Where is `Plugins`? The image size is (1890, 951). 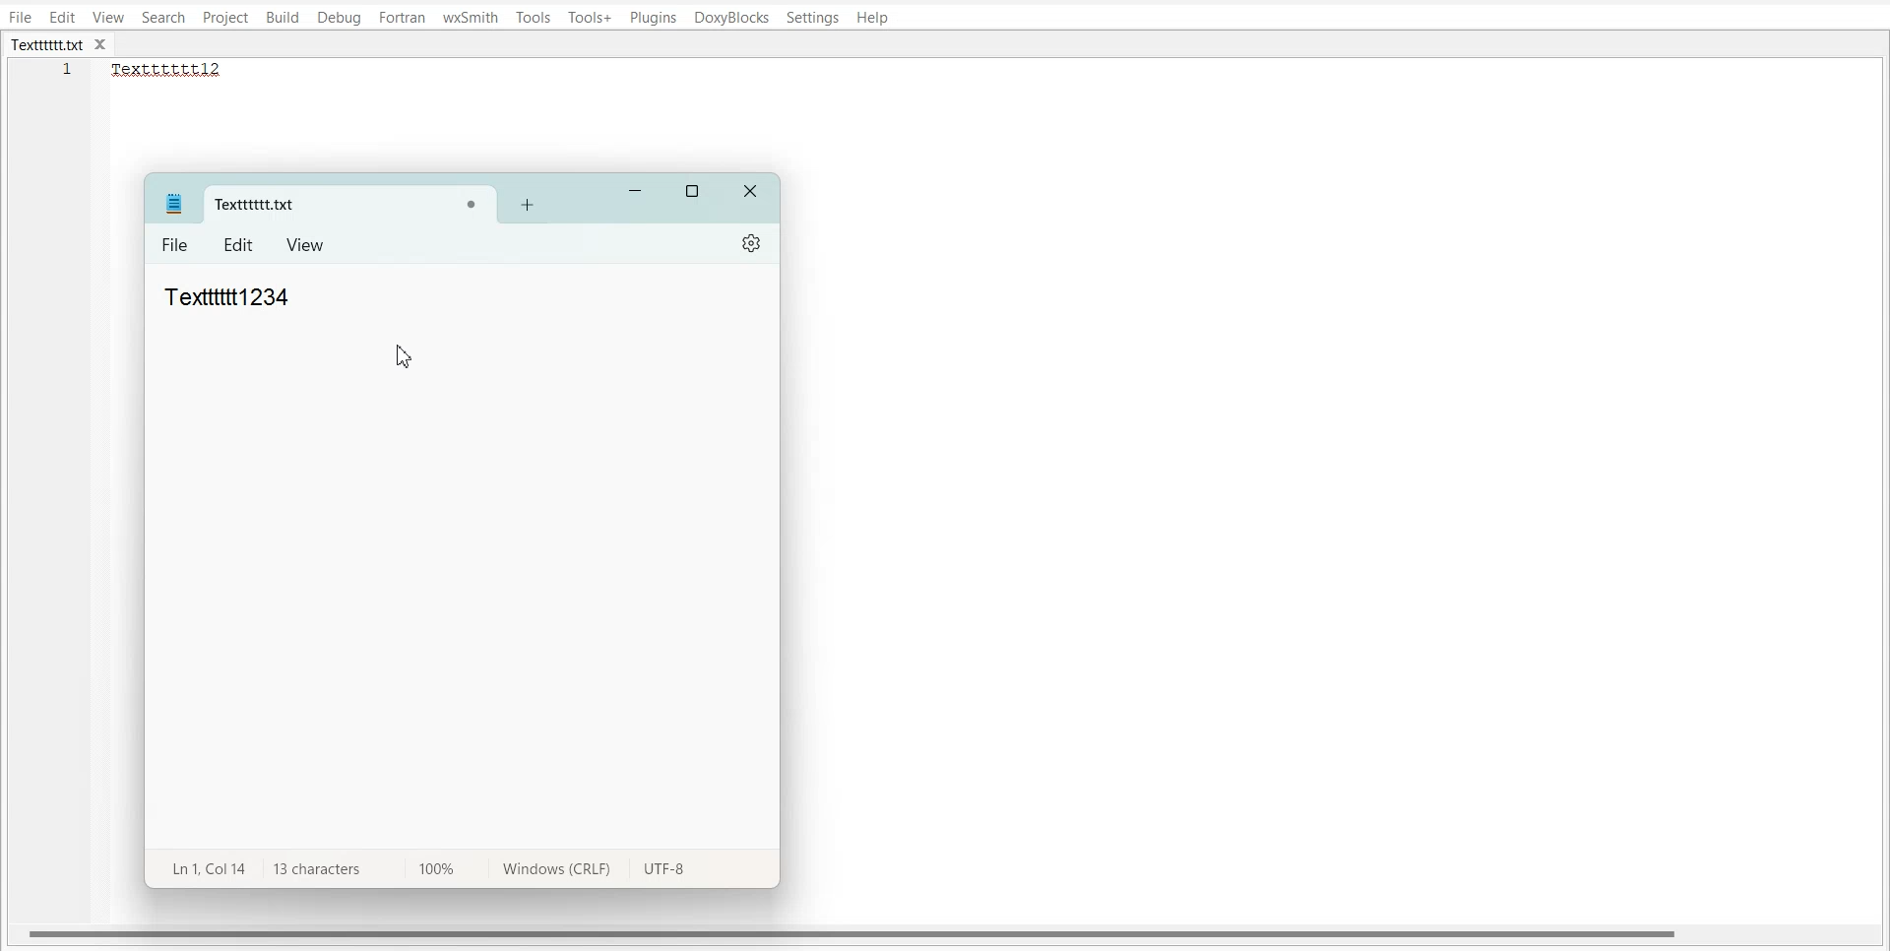 Plugins is located at coordinates (655, 18).